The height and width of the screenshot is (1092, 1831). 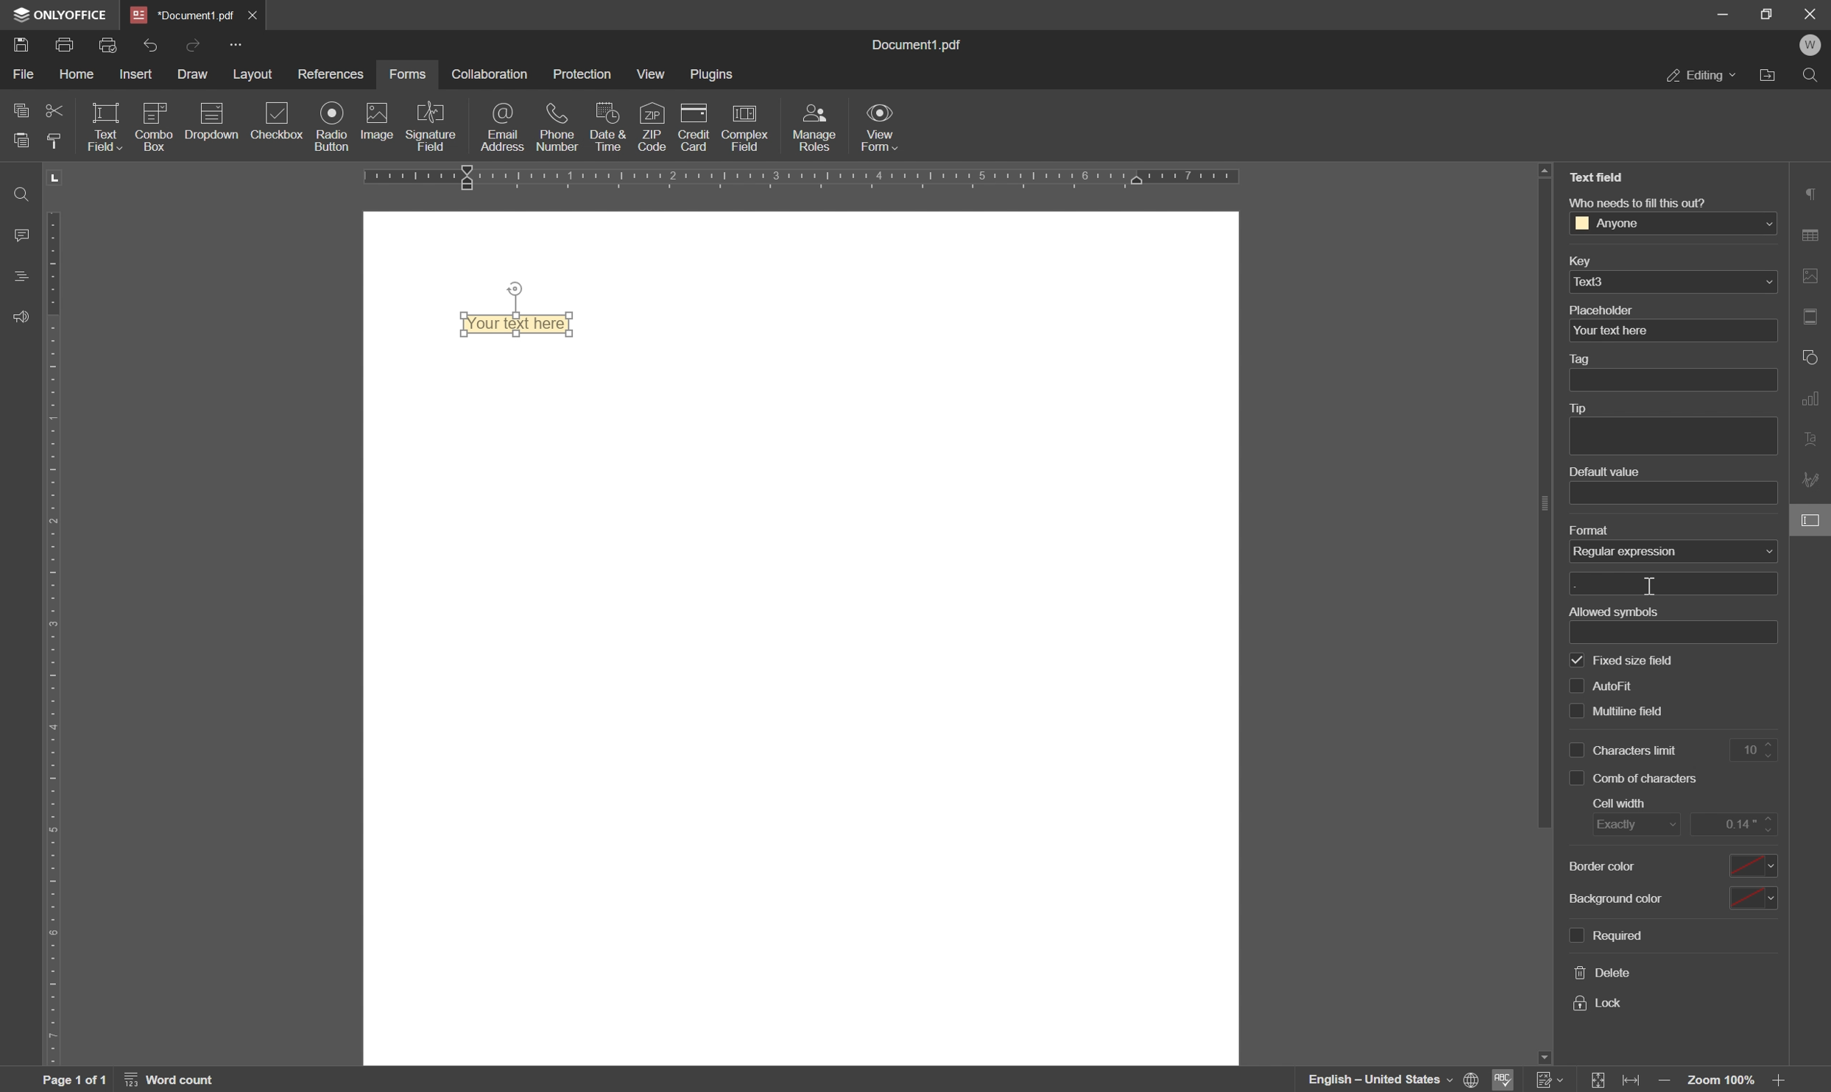 What do you see at coordinates (1597, 177) in the screenshot?
I see `text field` at bounding box center [1597, 177].